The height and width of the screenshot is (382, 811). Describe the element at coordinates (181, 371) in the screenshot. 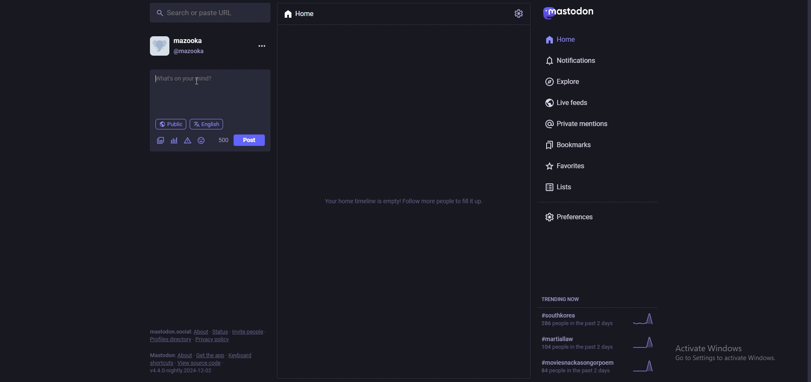

I see `version` at that location.